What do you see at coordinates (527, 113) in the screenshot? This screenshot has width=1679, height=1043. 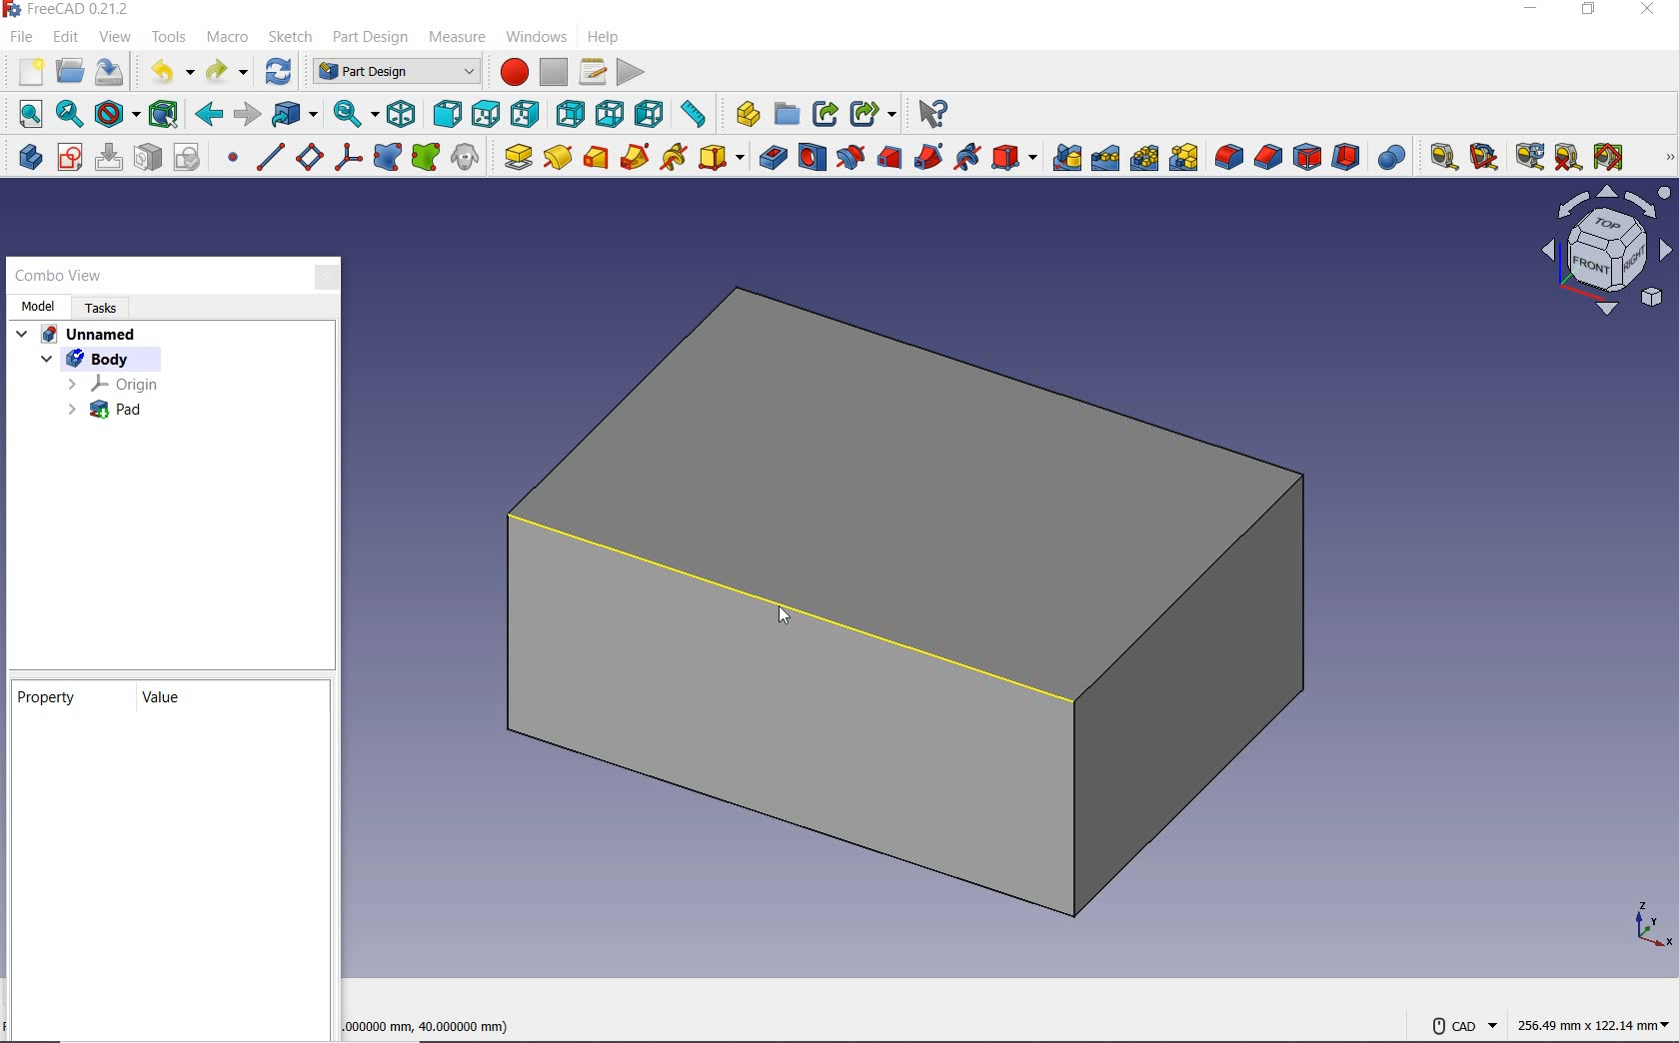 I see `right` at bounding box center [527, 113].